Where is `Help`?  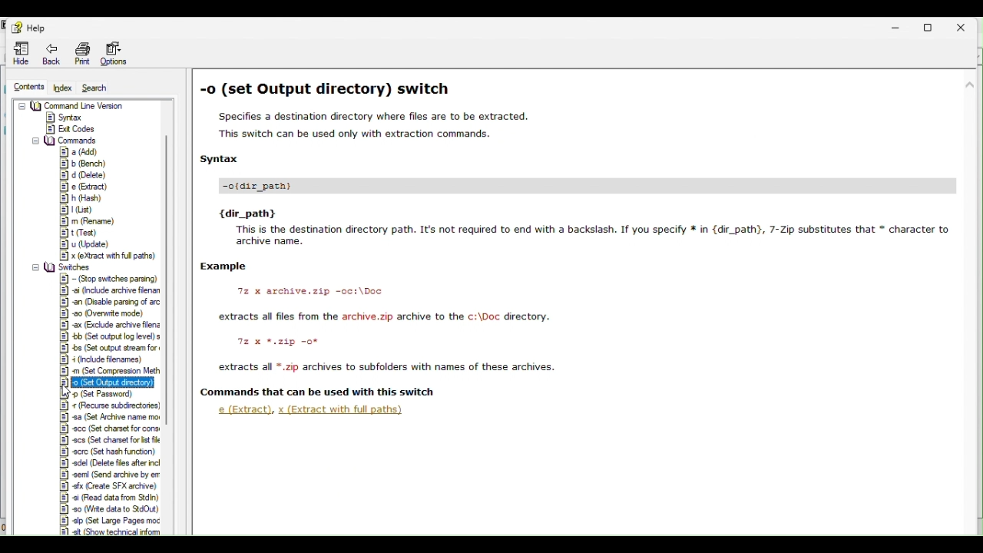
Help is located at coordinates (30, 25).